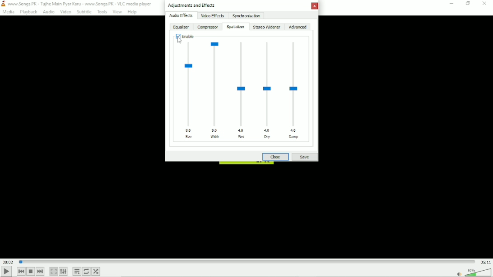 Image resolution: width=493 pixels, height=277 pixels. I want to click on View, so click(117, 12).